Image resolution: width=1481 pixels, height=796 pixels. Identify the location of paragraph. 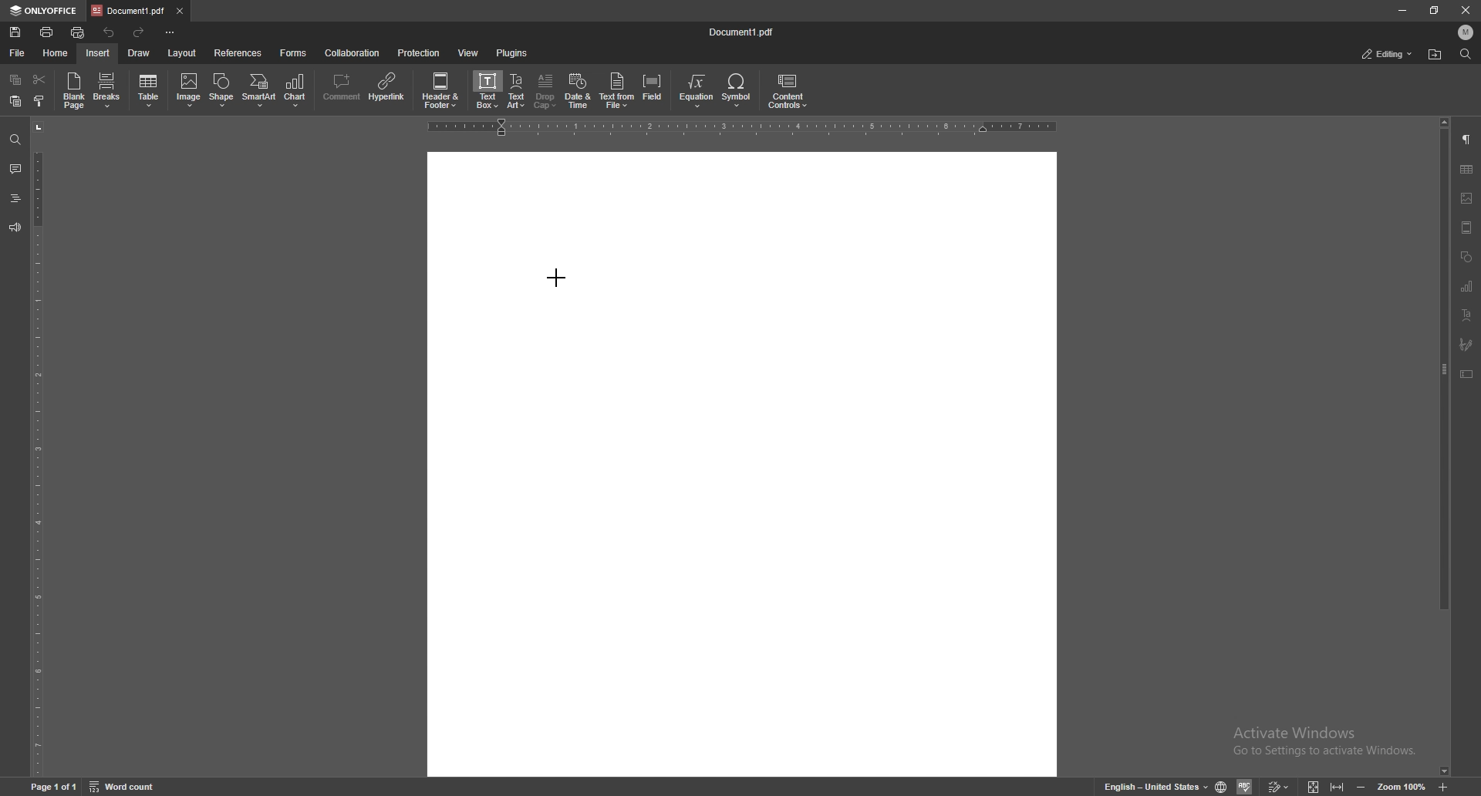
(1468, 139).